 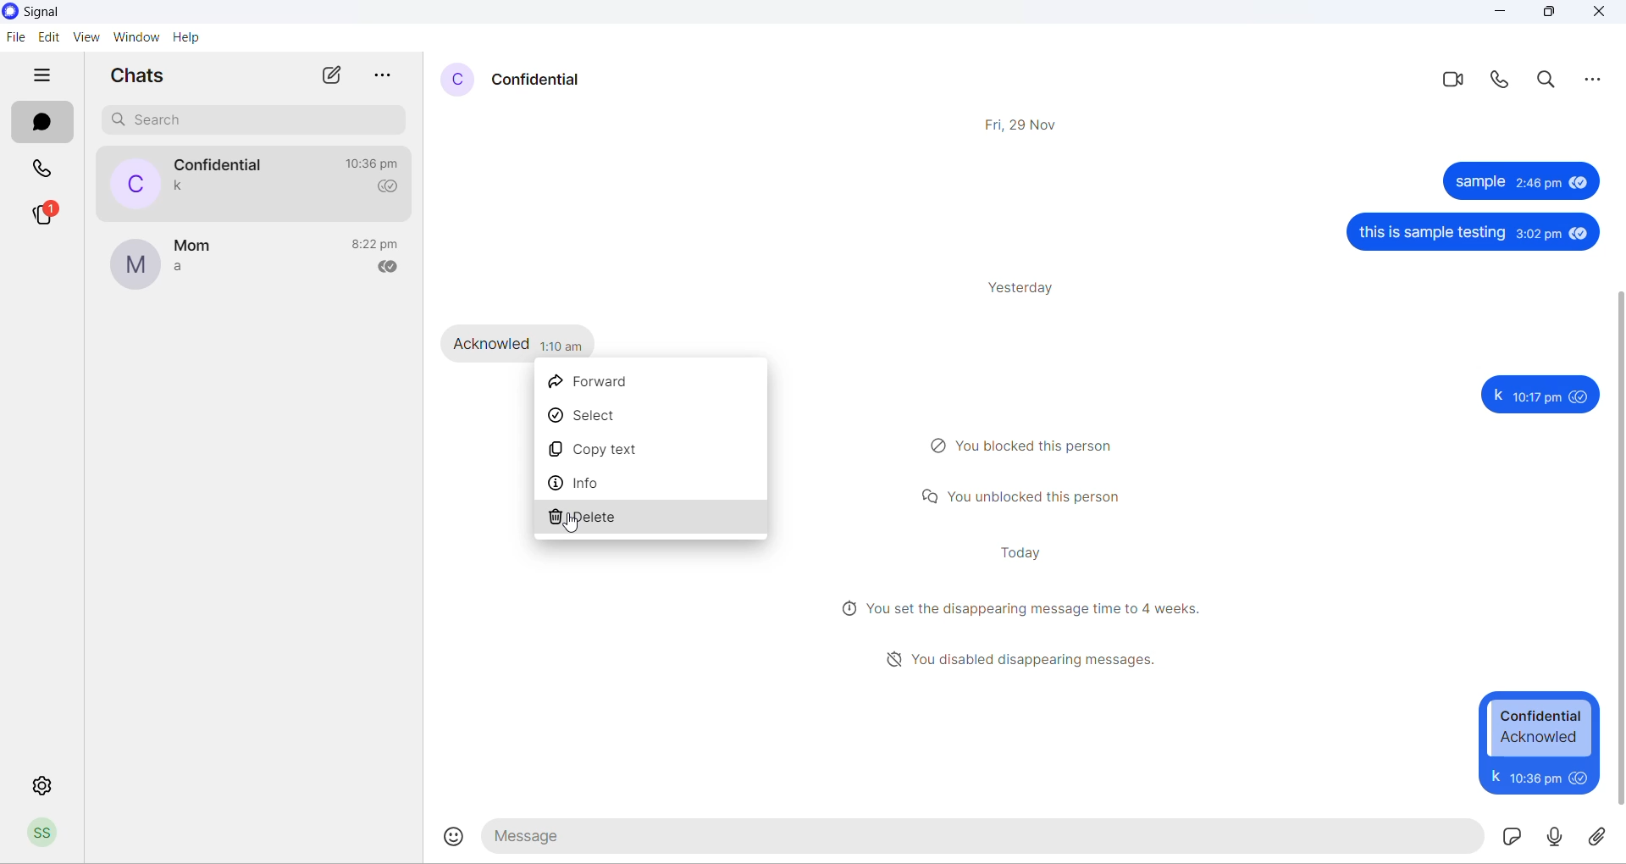 I want to click on help, so click(x=189, y=40).